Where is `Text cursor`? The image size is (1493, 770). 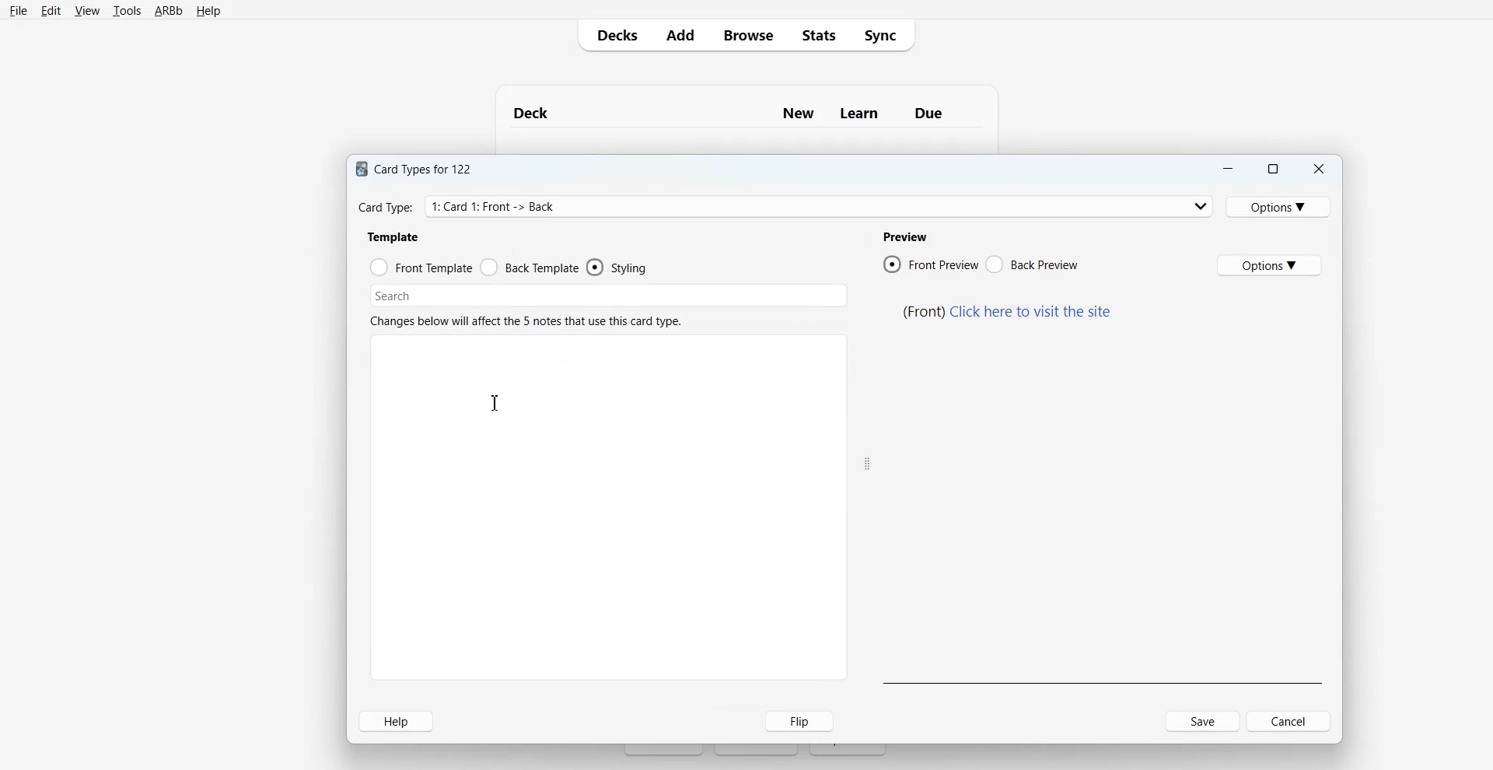
Text cursor is located at coordinates (498, 403).